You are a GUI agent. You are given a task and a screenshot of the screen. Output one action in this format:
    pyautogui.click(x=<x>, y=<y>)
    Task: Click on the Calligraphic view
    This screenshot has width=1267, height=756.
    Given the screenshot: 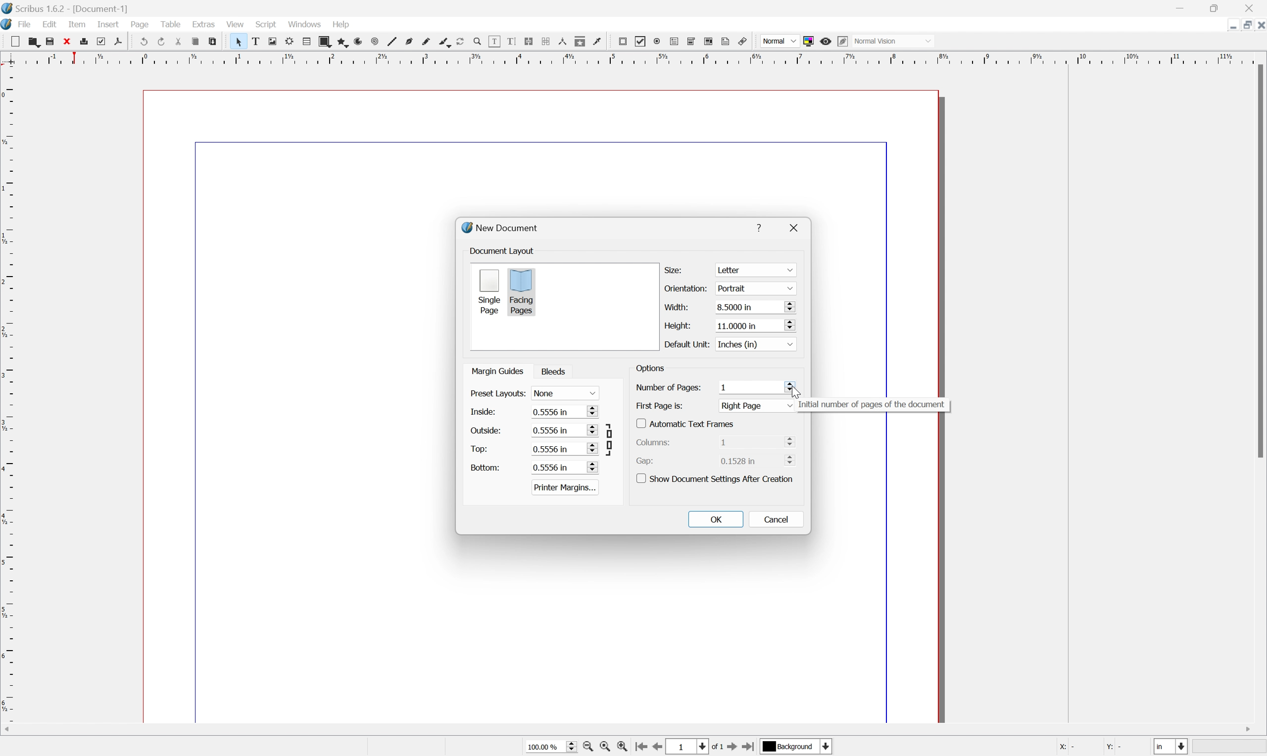 What is the action you would take?
    pyautogui.click(x=442, y=42)
    